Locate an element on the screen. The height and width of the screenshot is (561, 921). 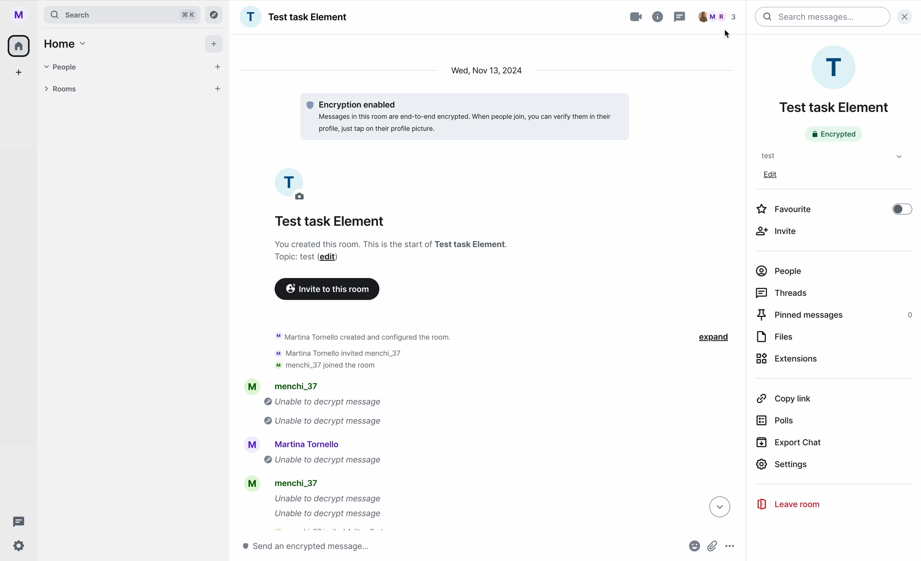
activity chat is located at coordinates (353, 428).